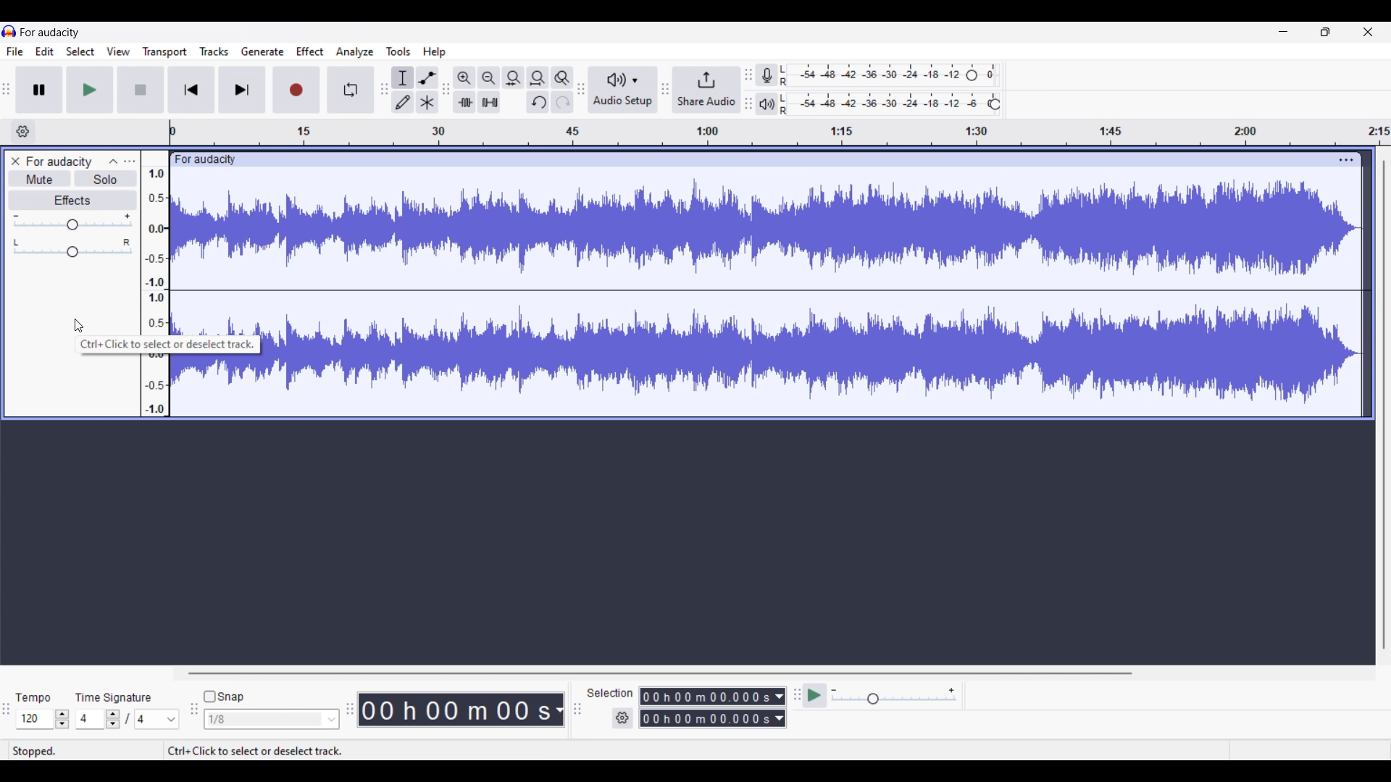  I want to click on Selection tool, so click(404, 78).